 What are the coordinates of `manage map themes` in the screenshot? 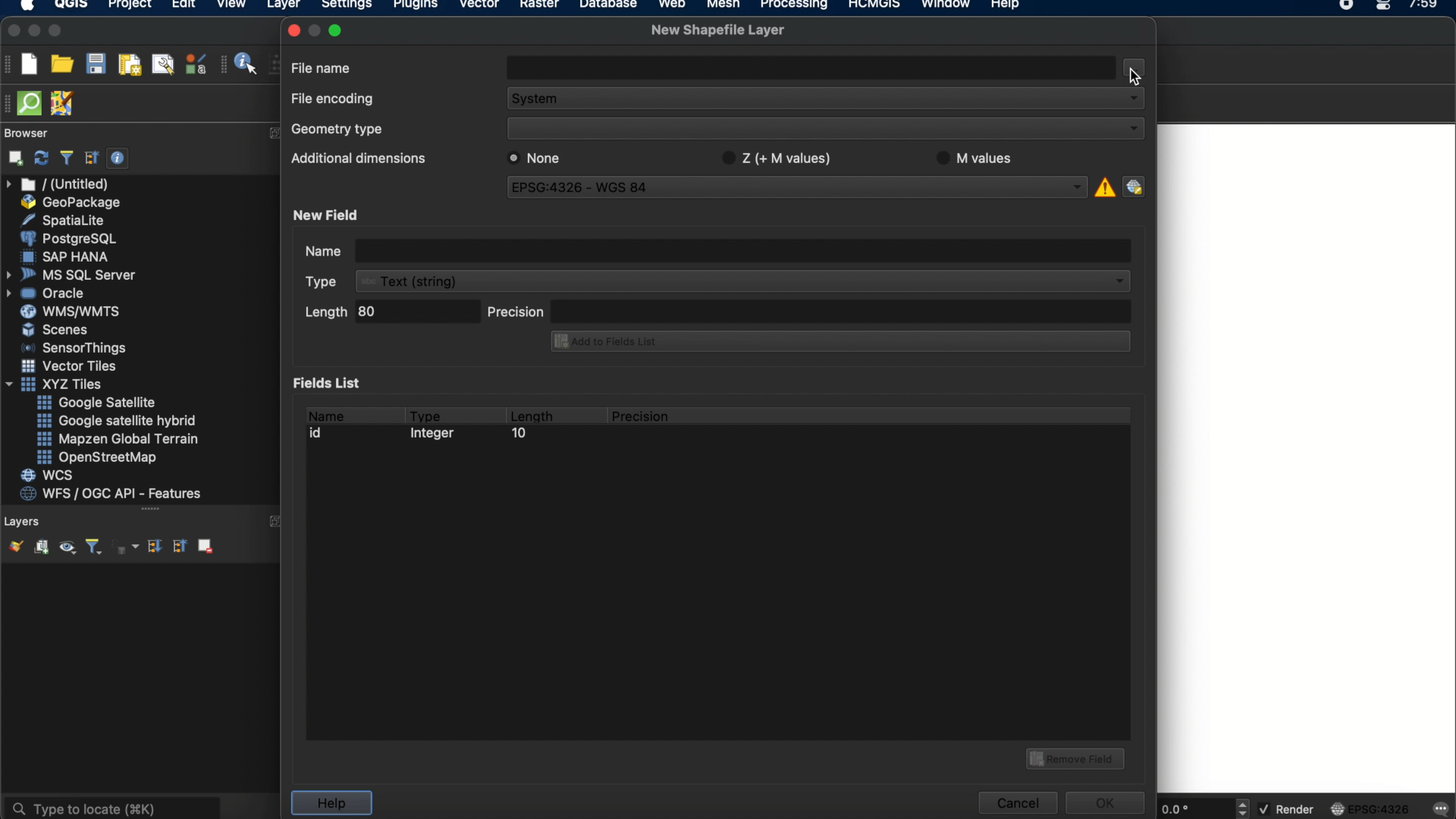 It's located at (66, 549).